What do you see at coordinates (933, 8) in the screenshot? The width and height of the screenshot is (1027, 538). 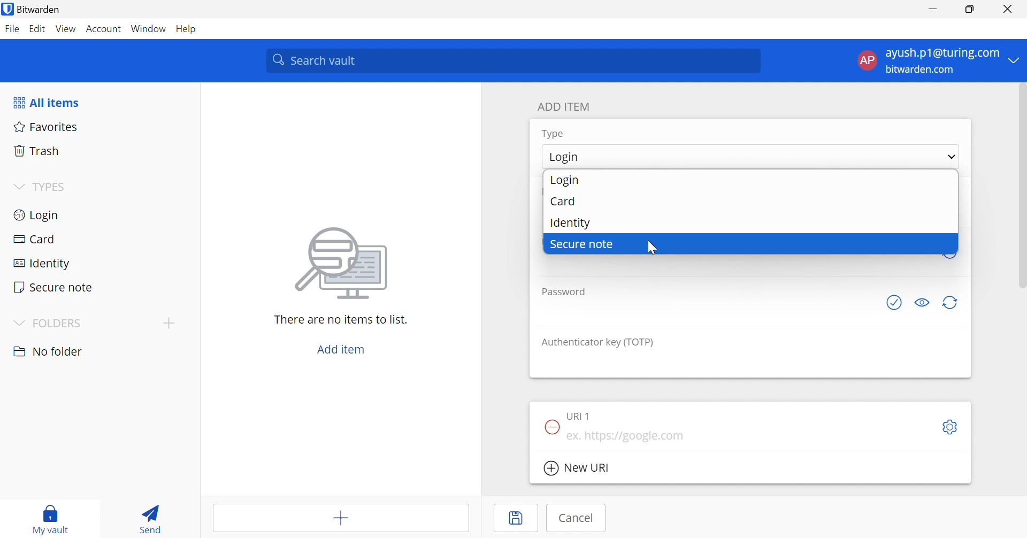 I see `Minimize` at bounding box center [933, 8].